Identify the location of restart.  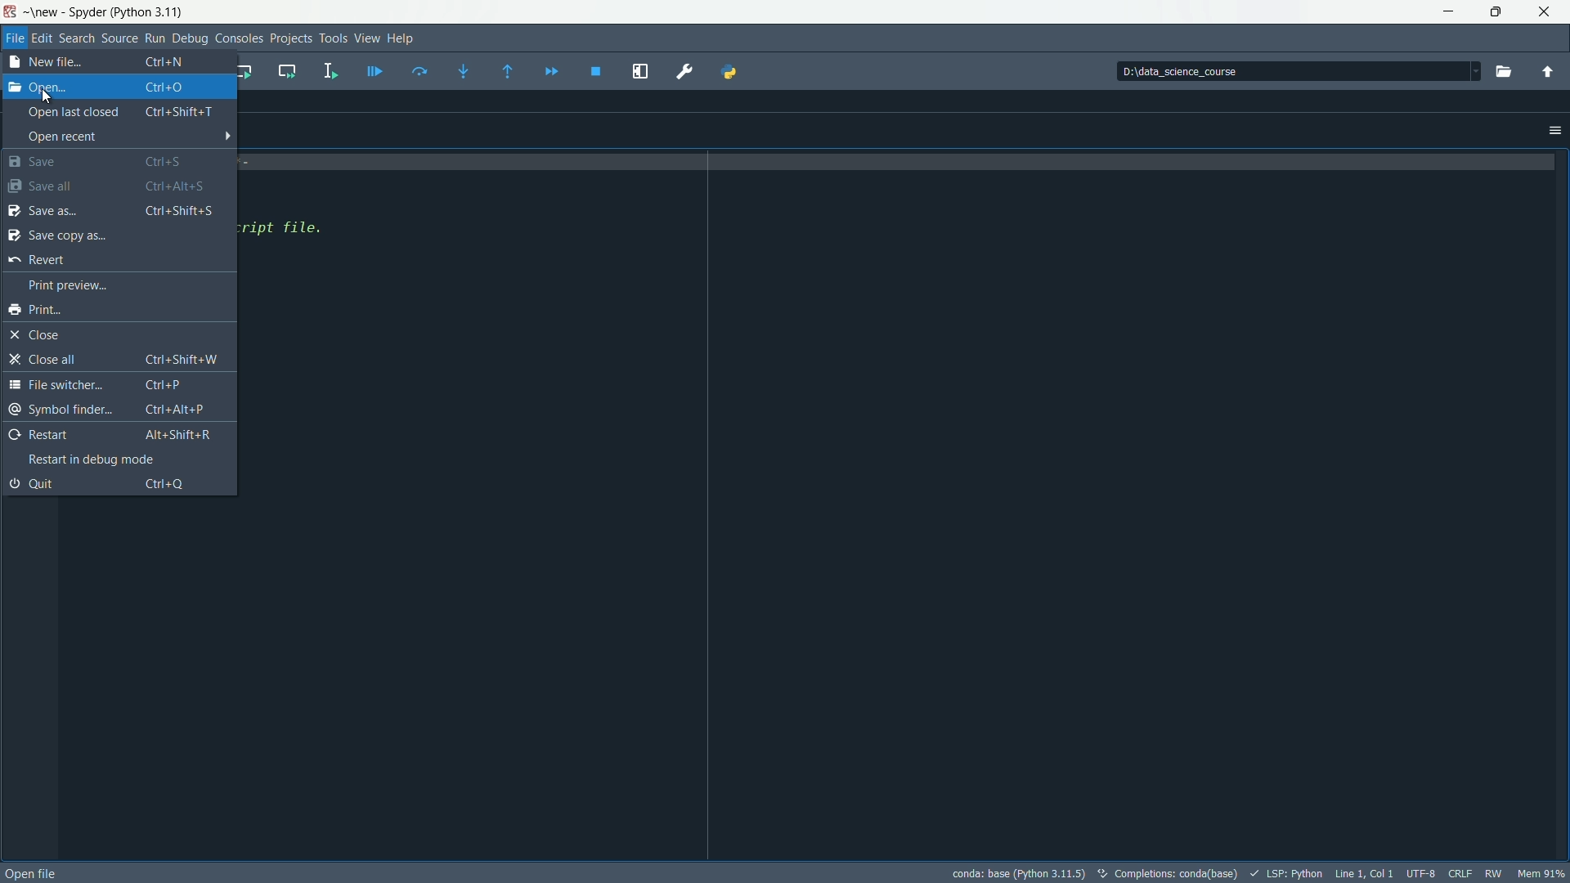
(114, 433).